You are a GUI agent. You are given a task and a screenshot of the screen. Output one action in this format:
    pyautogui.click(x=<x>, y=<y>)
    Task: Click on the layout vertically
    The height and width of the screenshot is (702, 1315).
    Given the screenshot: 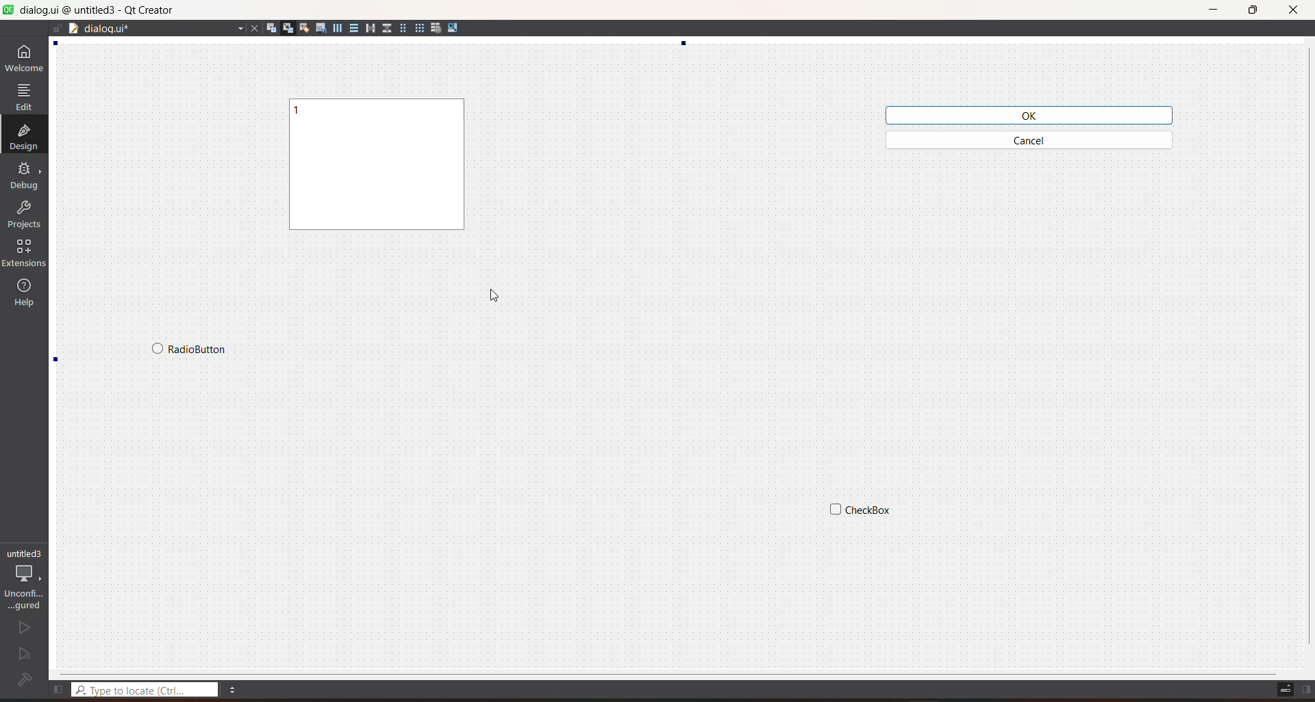 What is the action you would take?
    pyautogui.click(x=352, y=28)
    